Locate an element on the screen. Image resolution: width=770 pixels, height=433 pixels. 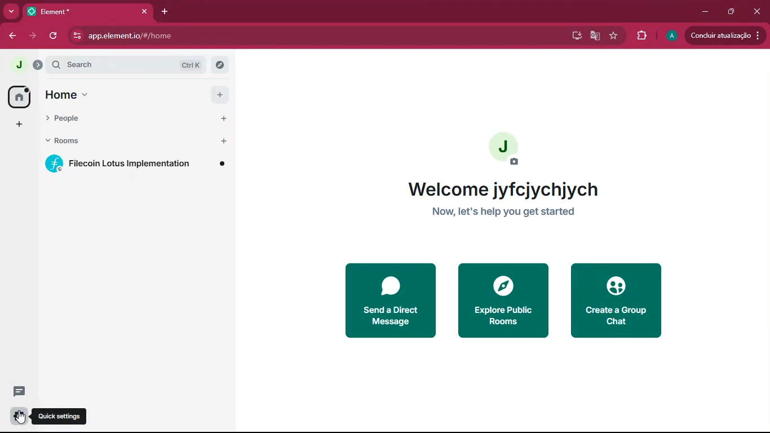
people is located at coordinates (114, 120).